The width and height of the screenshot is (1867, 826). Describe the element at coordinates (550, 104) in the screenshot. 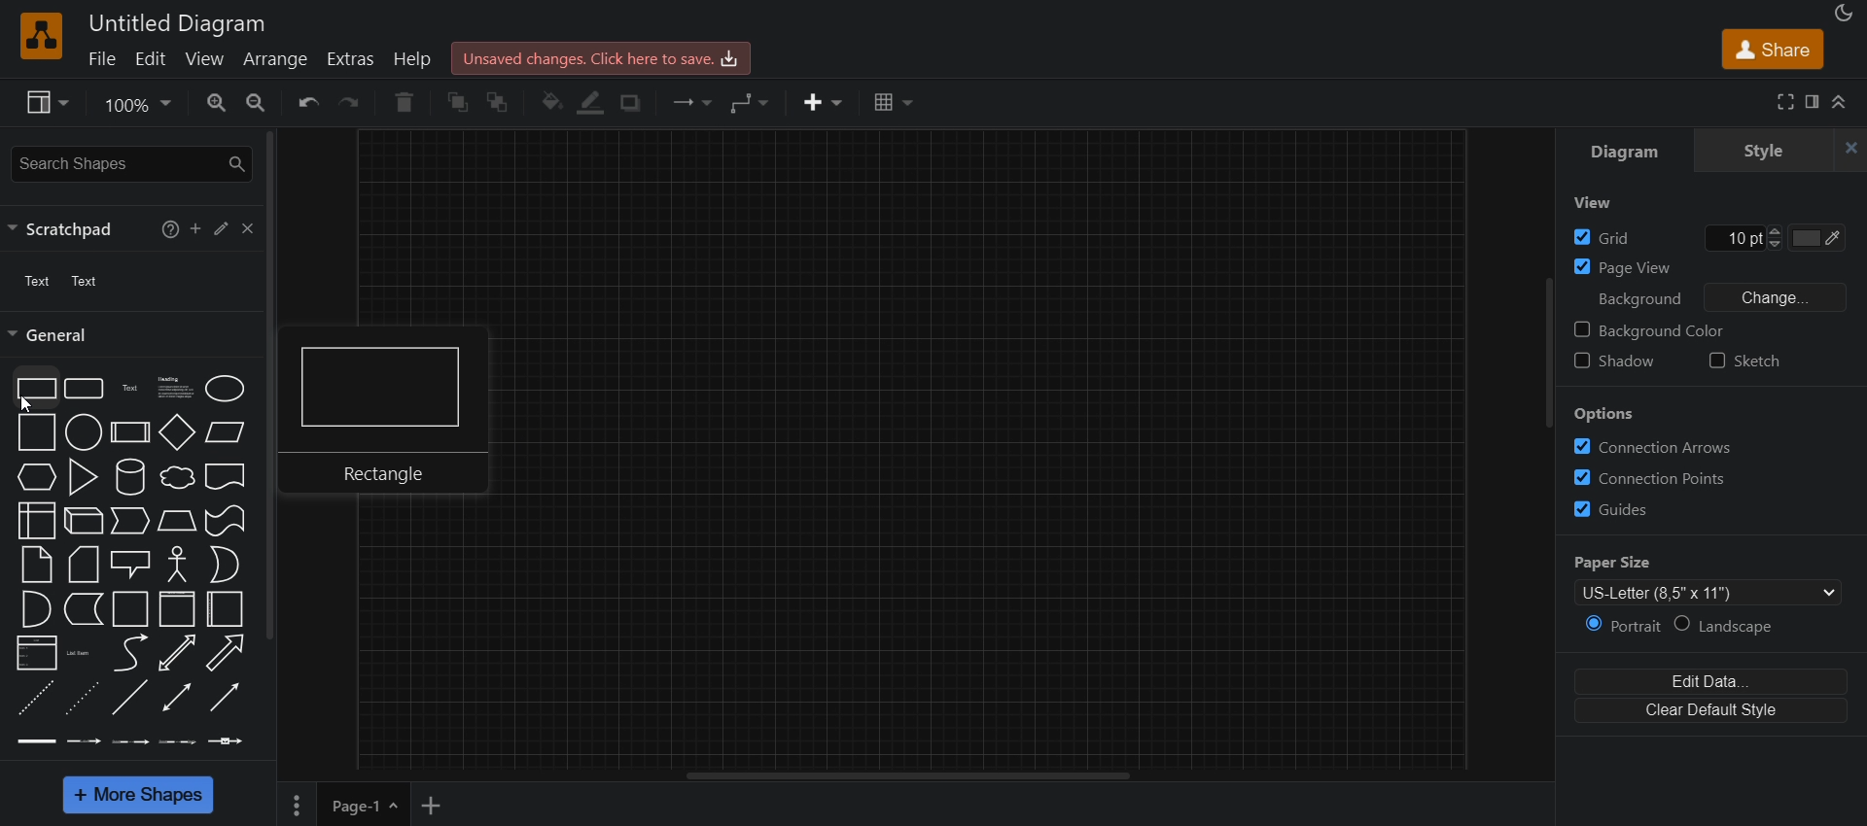

I see `fill color` at that location.